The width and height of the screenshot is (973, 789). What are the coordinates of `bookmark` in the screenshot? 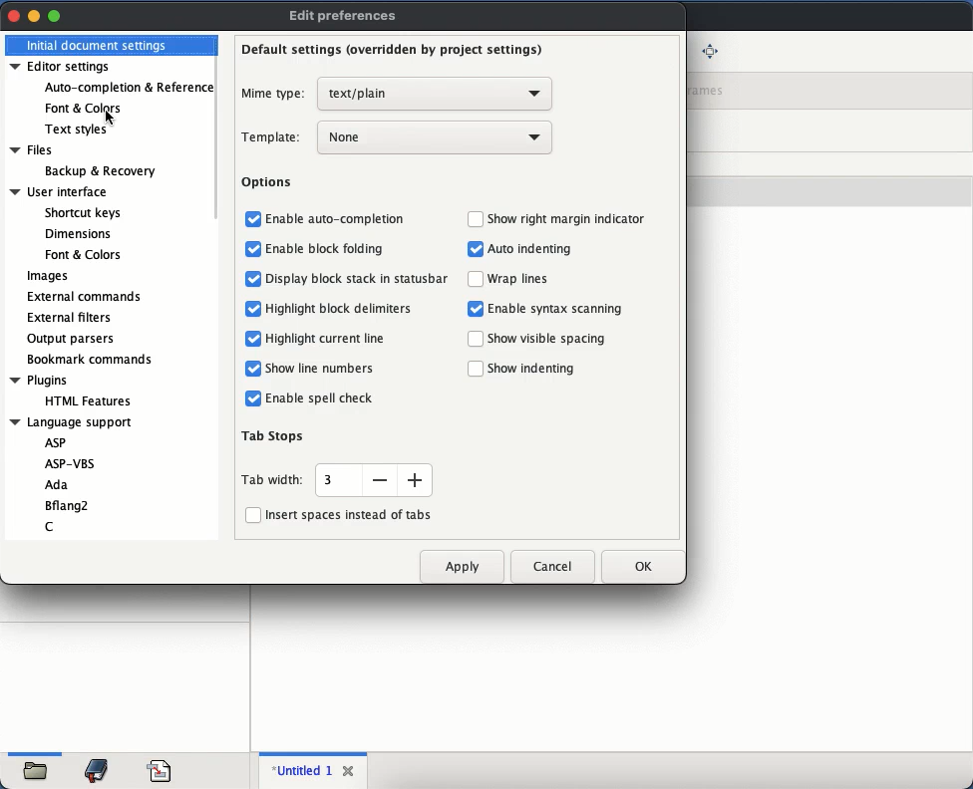 It's located at (99, 769).